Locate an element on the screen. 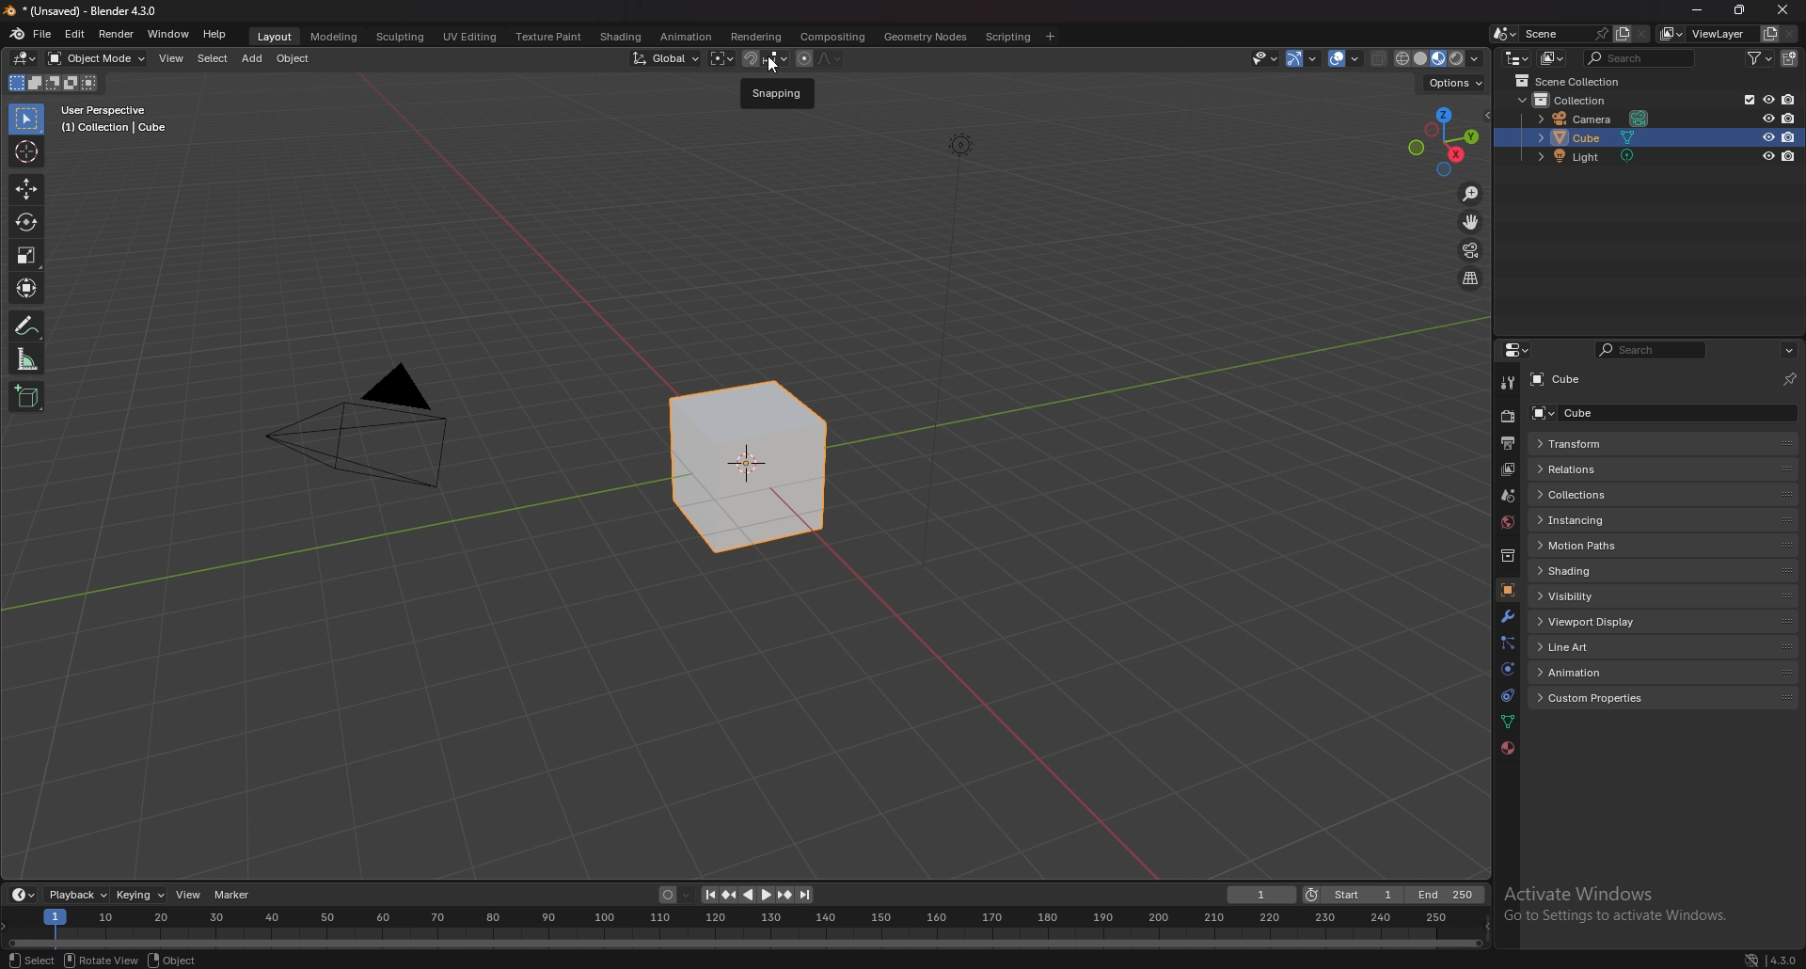 The width and height of the screenshot is (1806, 969). cube is located at coordinates (1571, 380).